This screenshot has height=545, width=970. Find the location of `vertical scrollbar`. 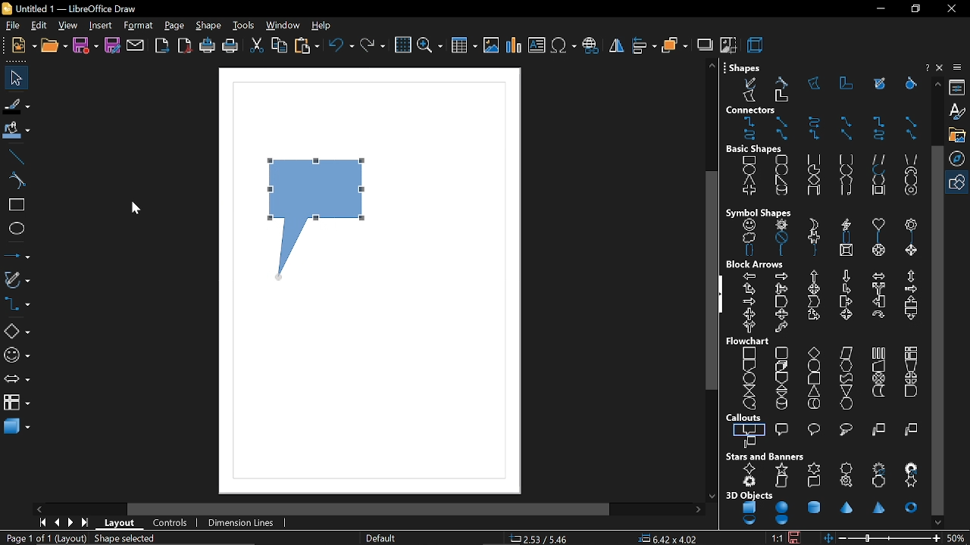

vertical scrollbar is located at coordinates (937, 331).